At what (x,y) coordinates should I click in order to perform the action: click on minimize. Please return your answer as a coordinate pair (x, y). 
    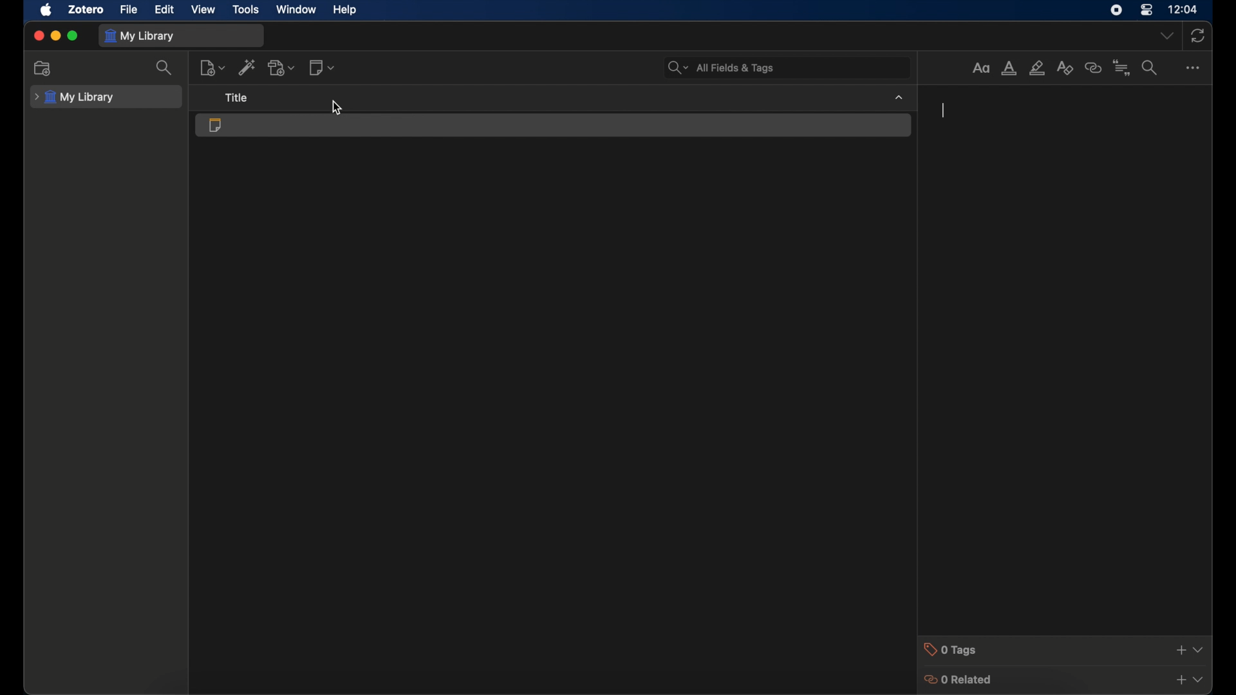
    Looking at the image, I should click on (57, 37).